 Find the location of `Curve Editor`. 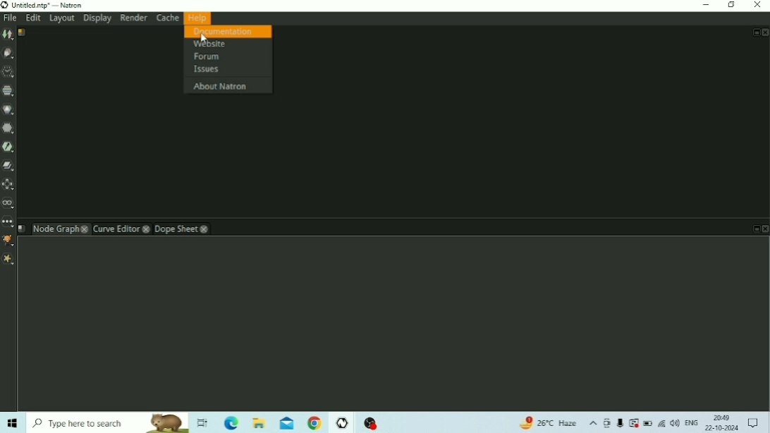

Curve Editor is located at coordinates (121, 228).